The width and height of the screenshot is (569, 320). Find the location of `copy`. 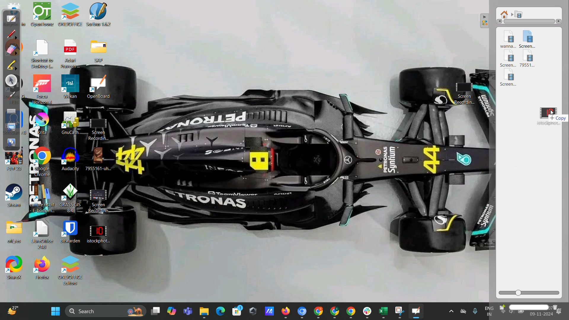

copy is located at coordinates (561, 119).